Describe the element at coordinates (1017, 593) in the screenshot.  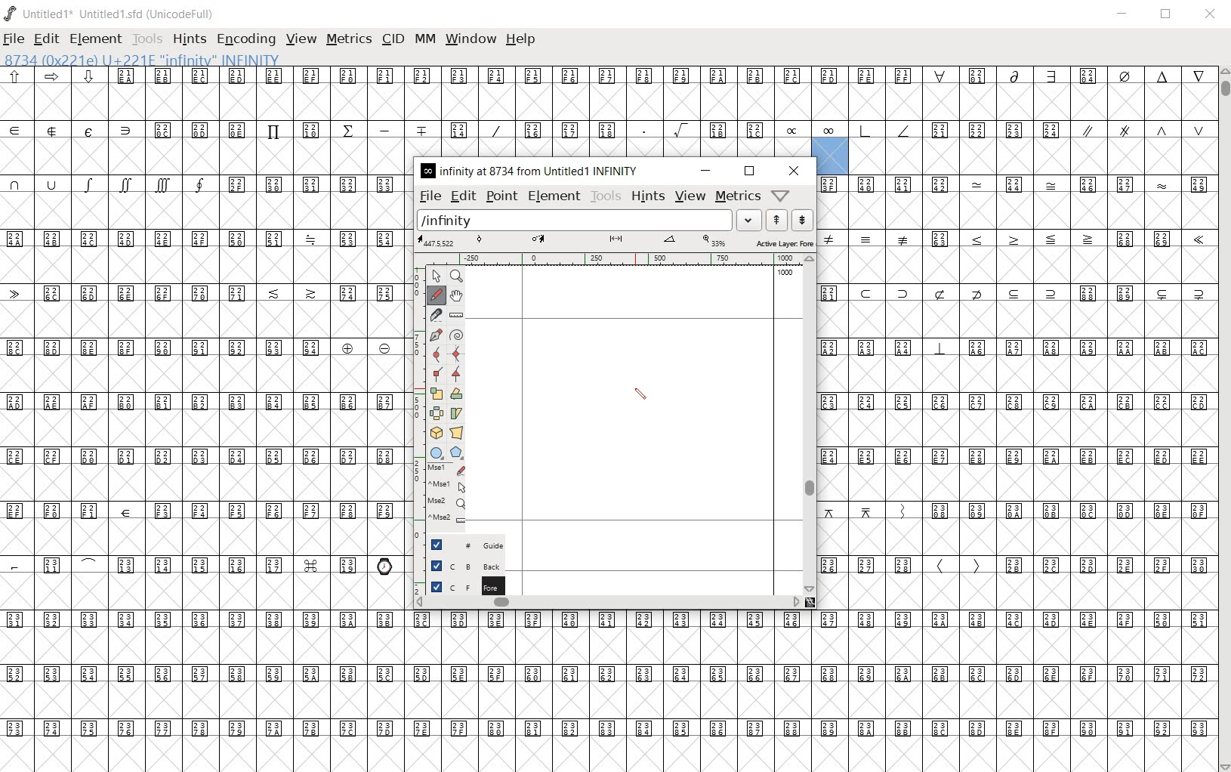
I see `empty glyph slots` at that location.